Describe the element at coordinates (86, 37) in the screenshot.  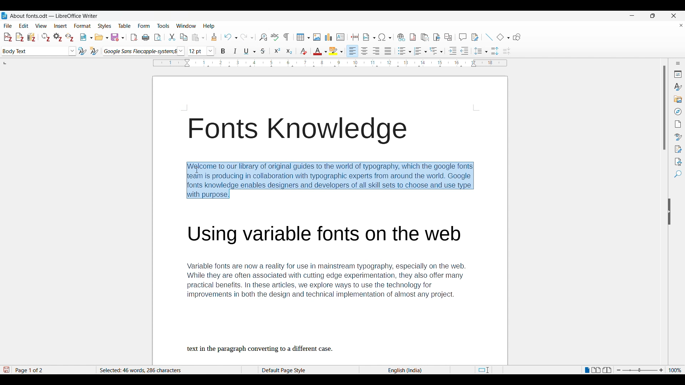
I see `New options` at that location.